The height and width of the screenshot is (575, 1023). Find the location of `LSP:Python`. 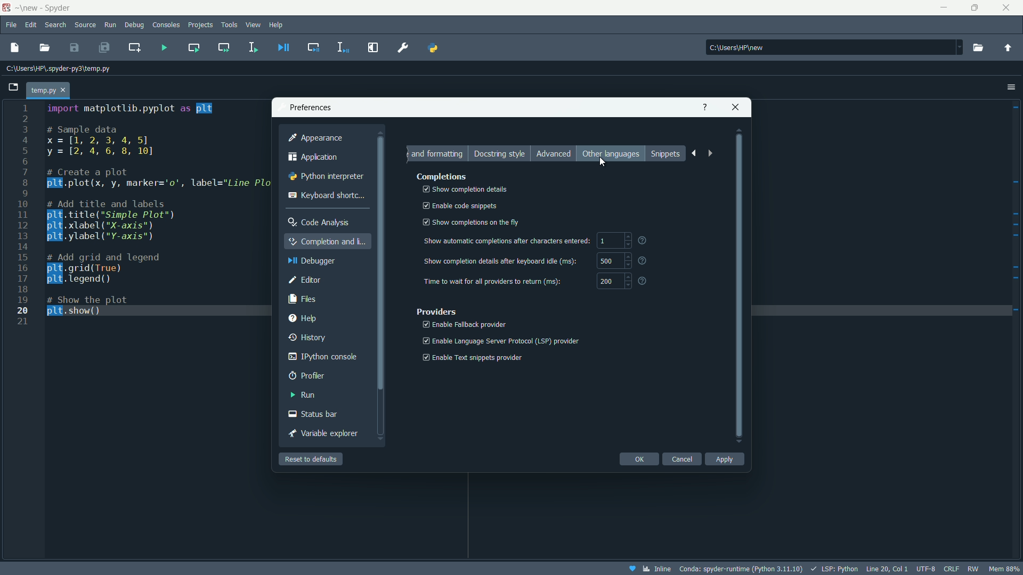

LSP:Python is located at coordinates (834, 569).